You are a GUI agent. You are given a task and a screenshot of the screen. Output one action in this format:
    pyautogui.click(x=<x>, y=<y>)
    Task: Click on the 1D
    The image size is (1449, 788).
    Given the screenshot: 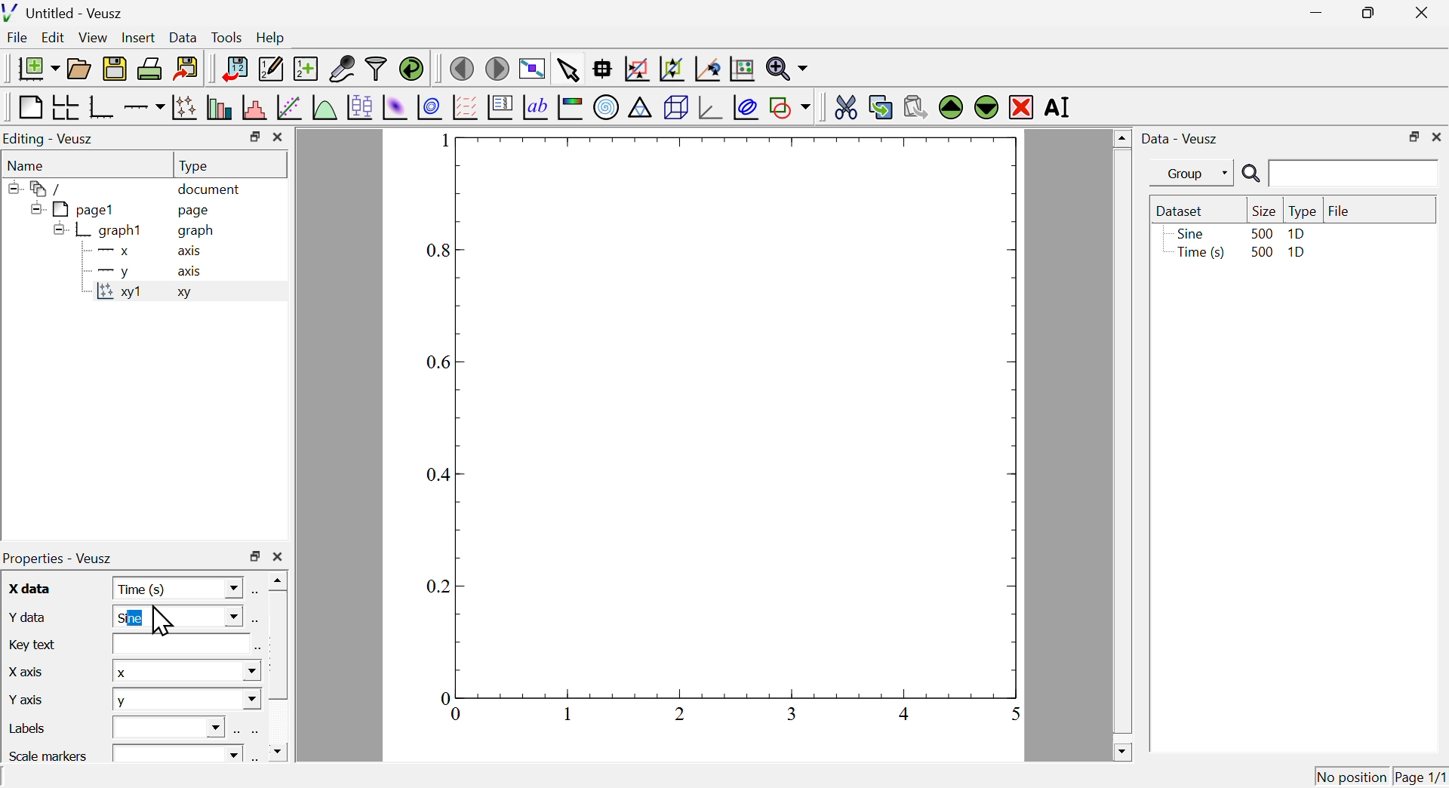 What is the action you would take?
    pyautogui.click(x=1298, y=254)
    